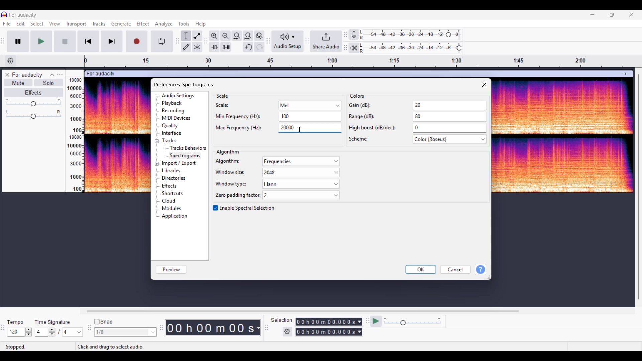 This screenshot has width=642, height=361. Describe the element at coordinates (417, 118) in the screenshot. I see `range` at that location.